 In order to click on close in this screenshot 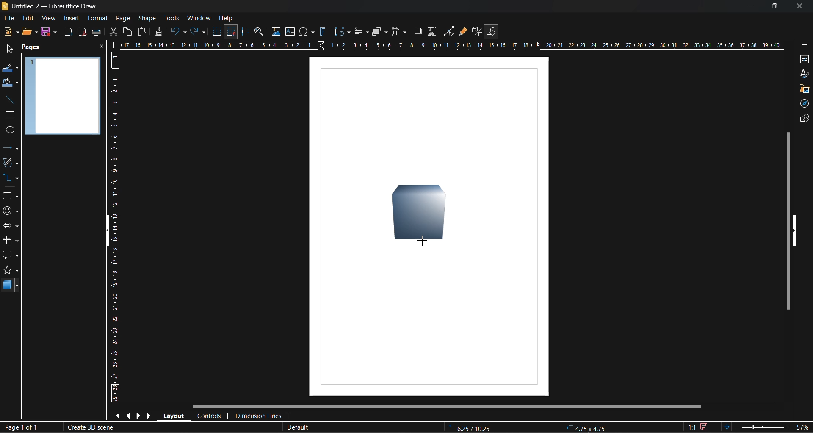, I will do `click(798, 5)`.